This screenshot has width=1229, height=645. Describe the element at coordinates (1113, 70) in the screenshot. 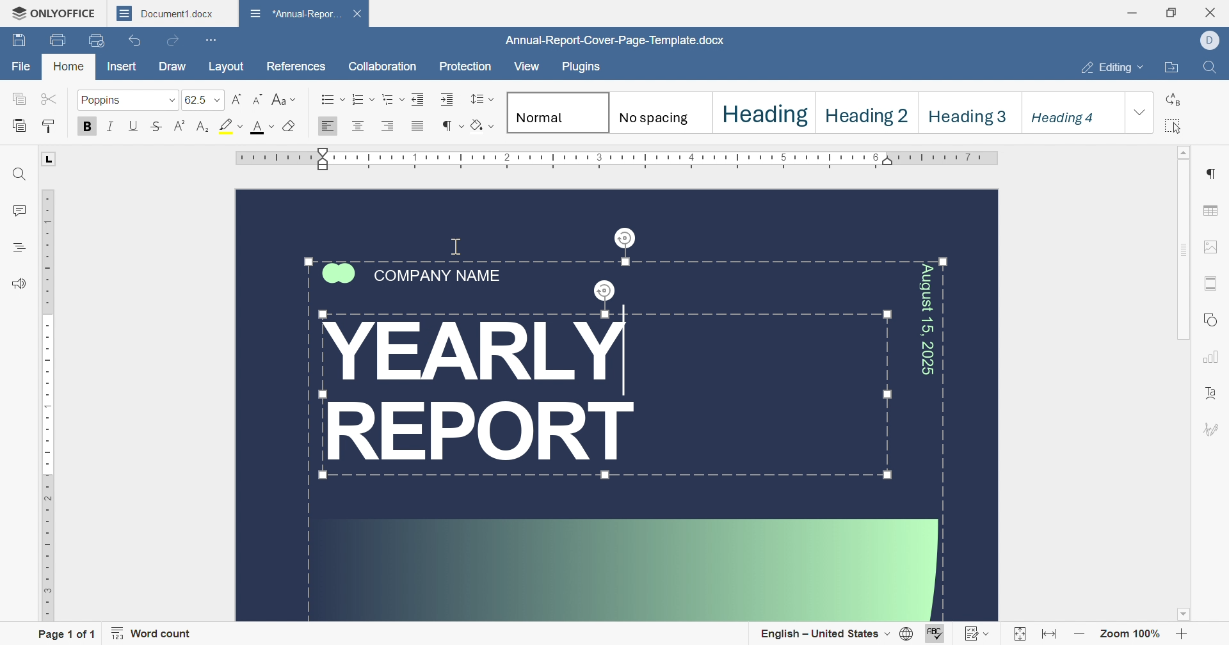

I see `editing` at that location.